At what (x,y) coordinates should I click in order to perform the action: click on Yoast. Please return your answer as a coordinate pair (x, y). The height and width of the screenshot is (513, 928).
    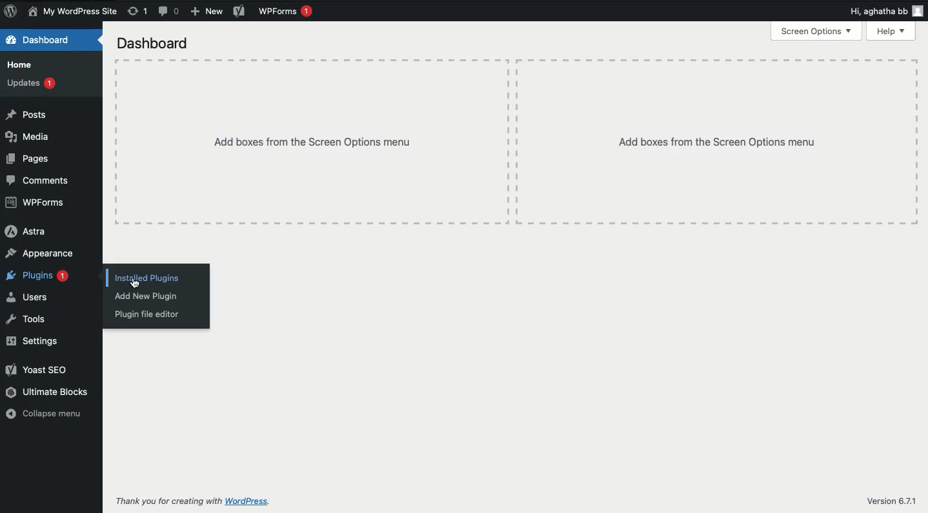
    Looking at the image, I should click on (239, 12).